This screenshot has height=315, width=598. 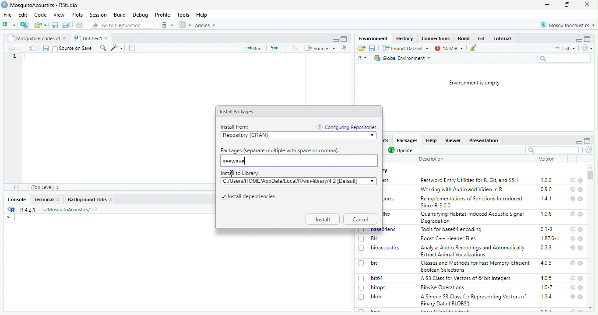 What do you see at coordinates (408, 140) in the screenshot?
I see `Packages` at bounding box center [408, 140].